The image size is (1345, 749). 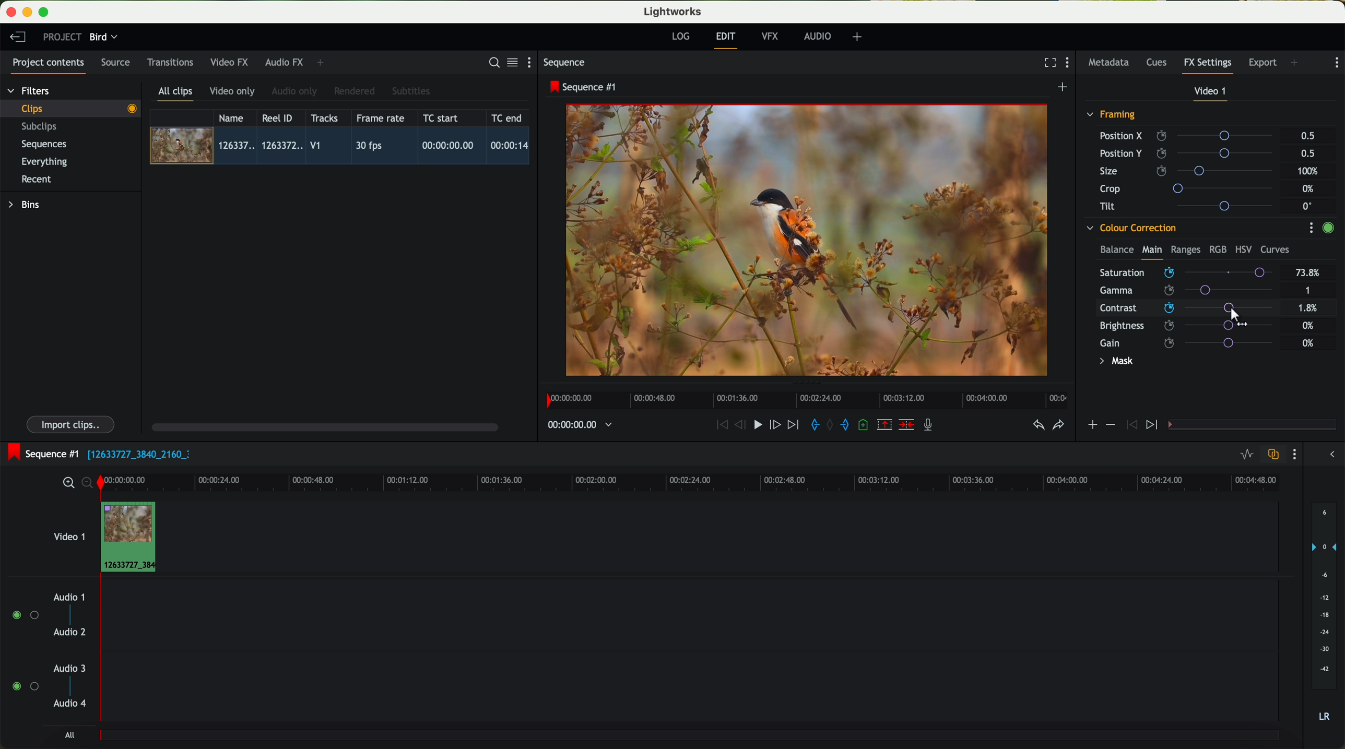 I want to click on position Y, so click(x=1190, y=153).